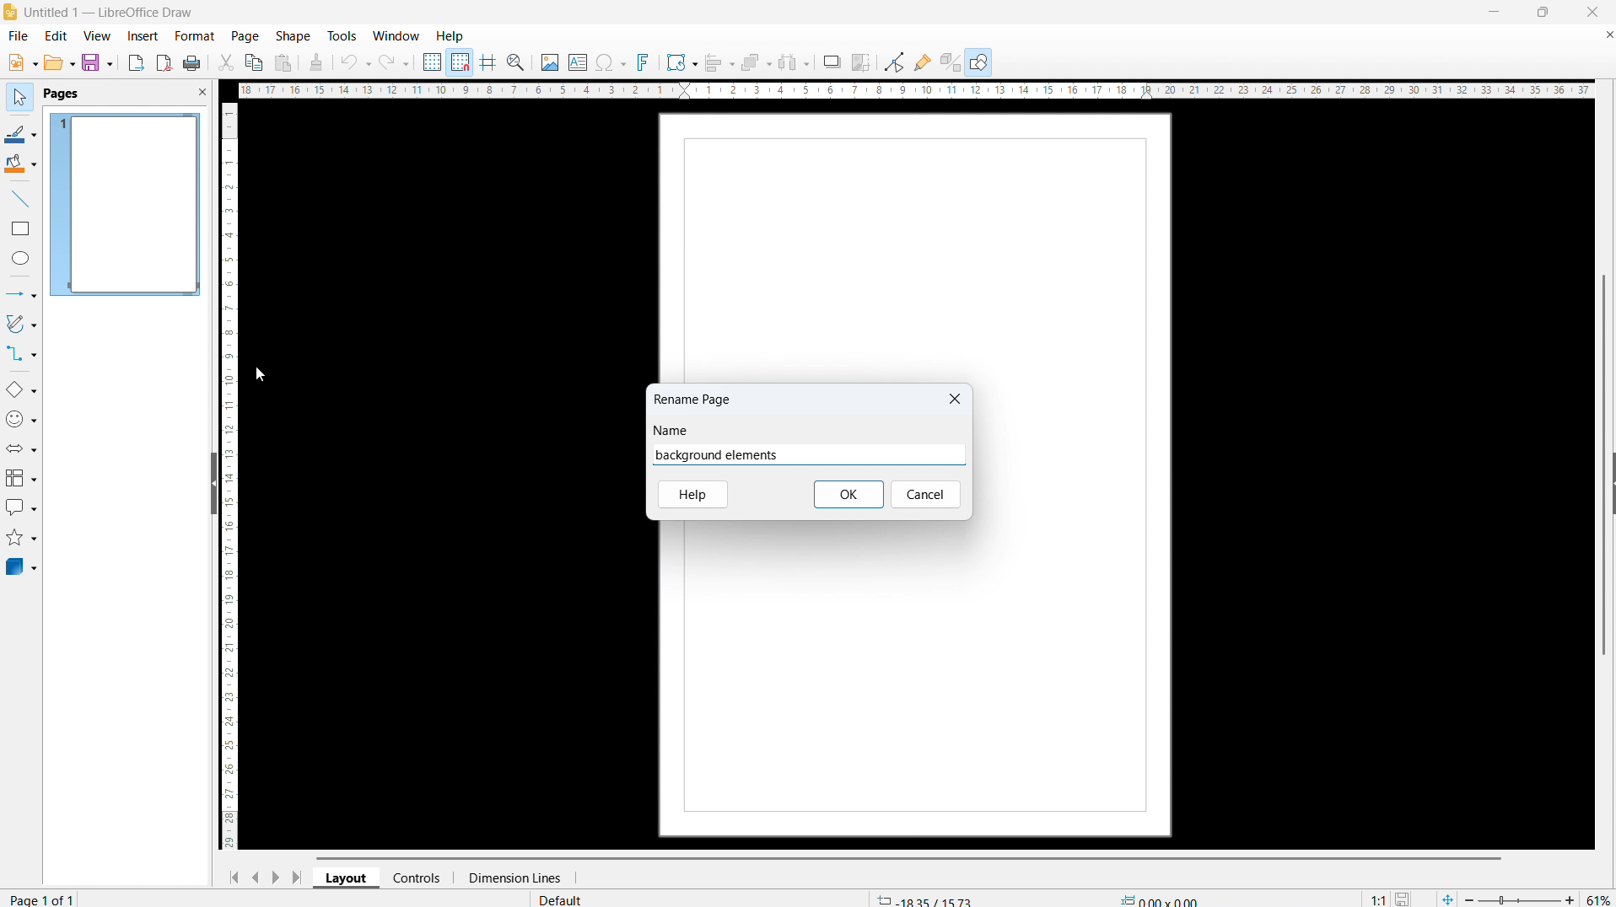  Describe the element at coordinates (928, 493) in the screenshot. I see `Cancel` at that location.